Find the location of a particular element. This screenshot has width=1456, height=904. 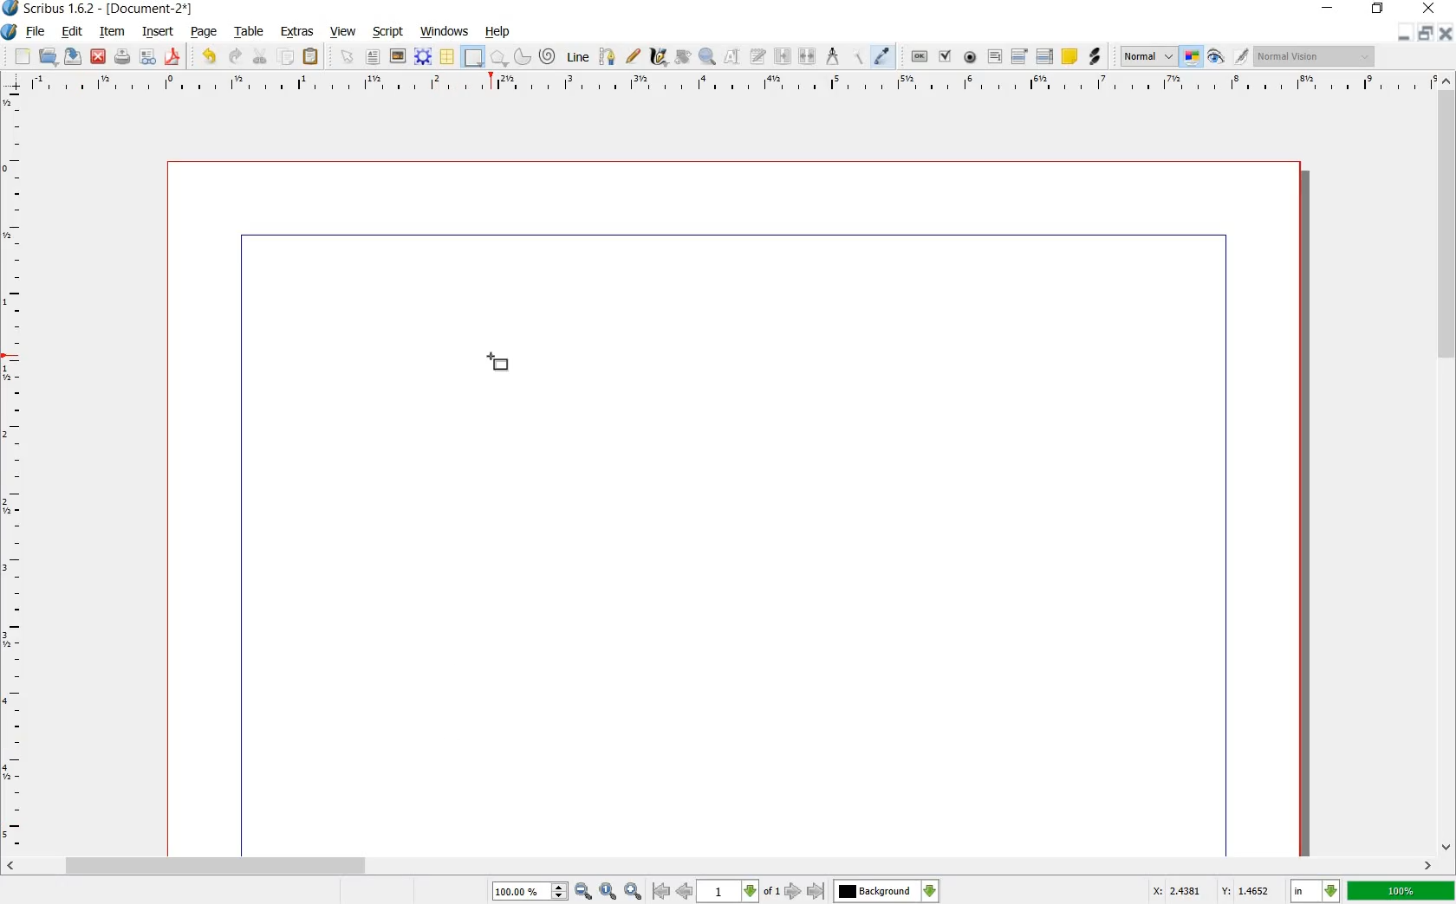

100% is located at coordinates (1401, 892).